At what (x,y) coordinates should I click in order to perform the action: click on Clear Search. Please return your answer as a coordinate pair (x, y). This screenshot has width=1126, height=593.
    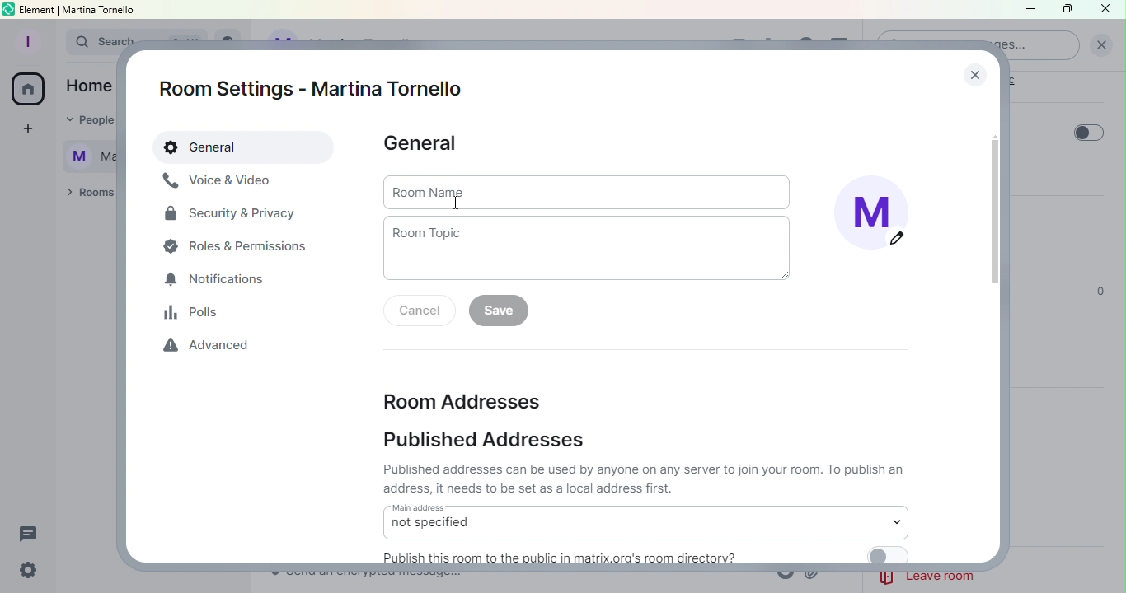
    Looking at the image, I should click on (1101, 45).